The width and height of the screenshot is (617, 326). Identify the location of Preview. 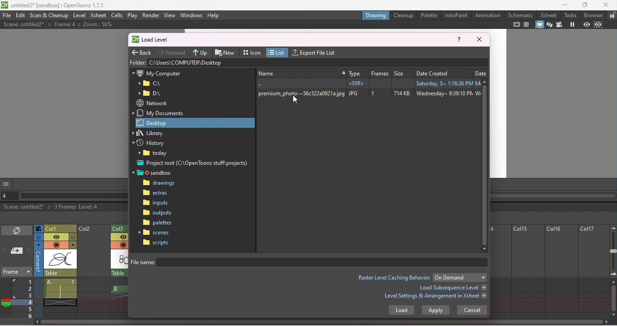
(586, 25).